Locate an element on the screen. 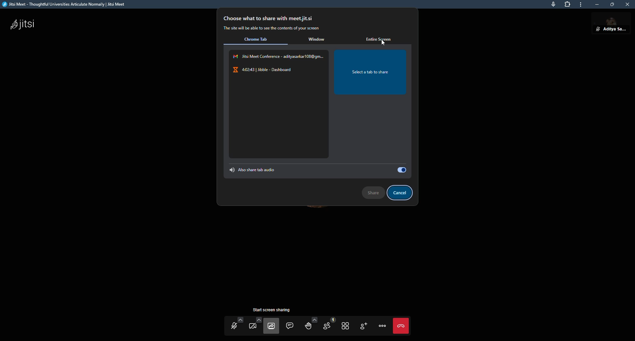 This screenshot has height=341, width=635. maximize is located at coordinates (611, 5).